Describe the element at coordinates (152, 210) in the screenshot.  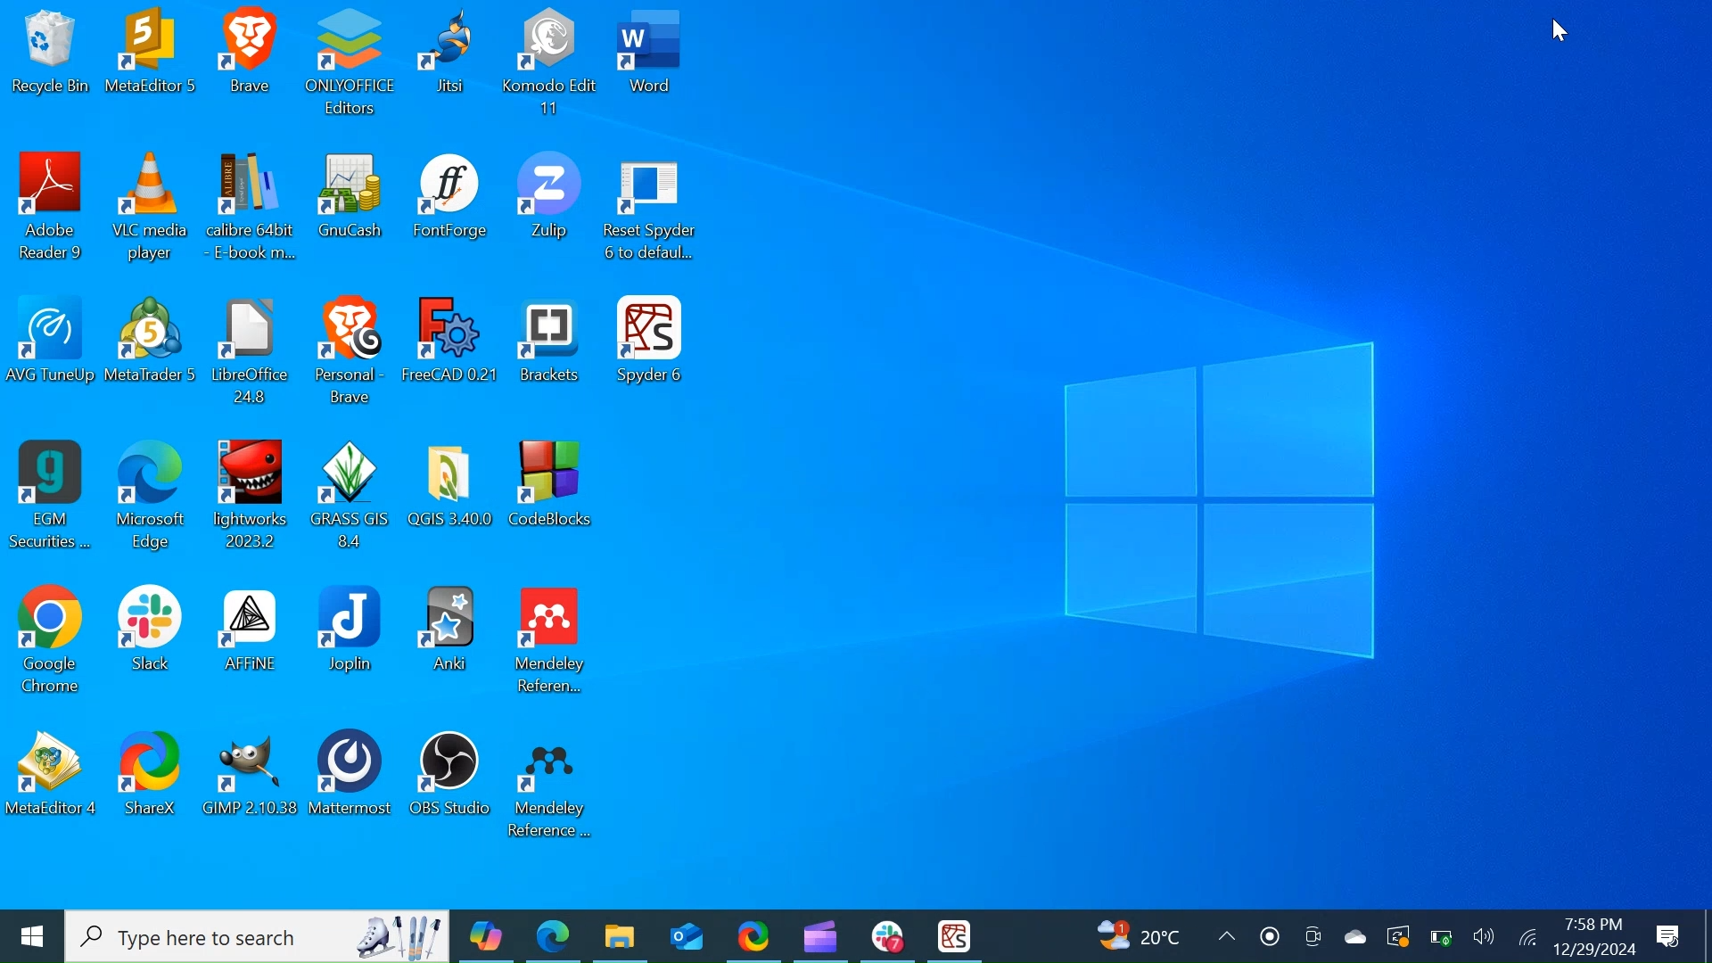
I see `VLC Media Player Desktop icon` at that location.